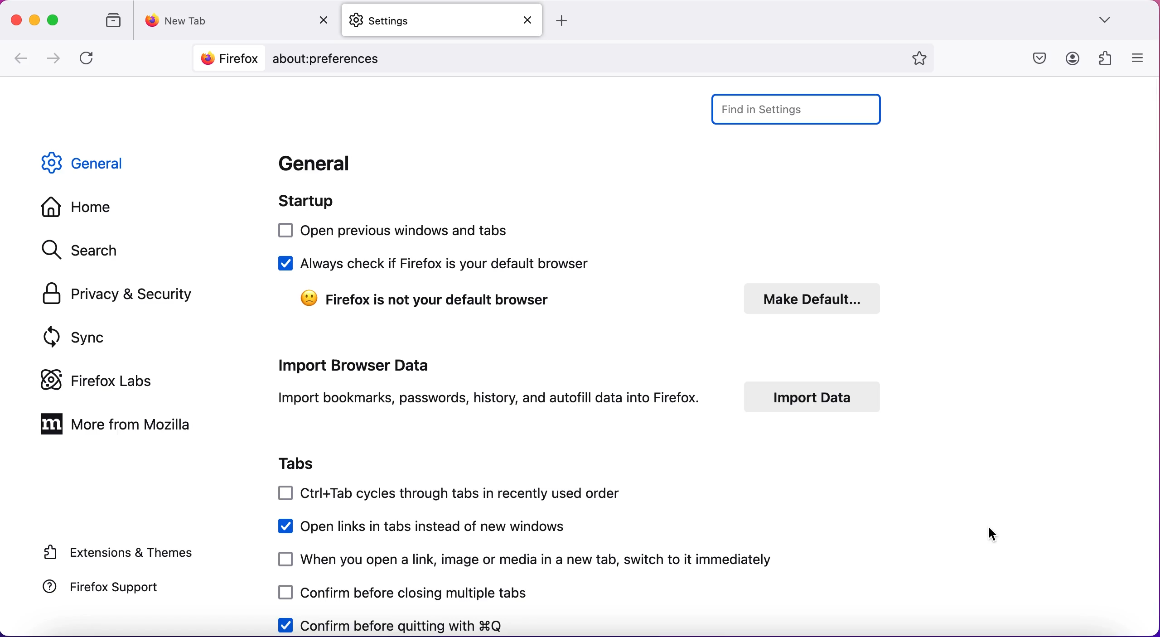  What do you see at coordinates (403, 625) in the screenshot?
I see `confirm before quitting with Q` at bounding box center [403, 625].